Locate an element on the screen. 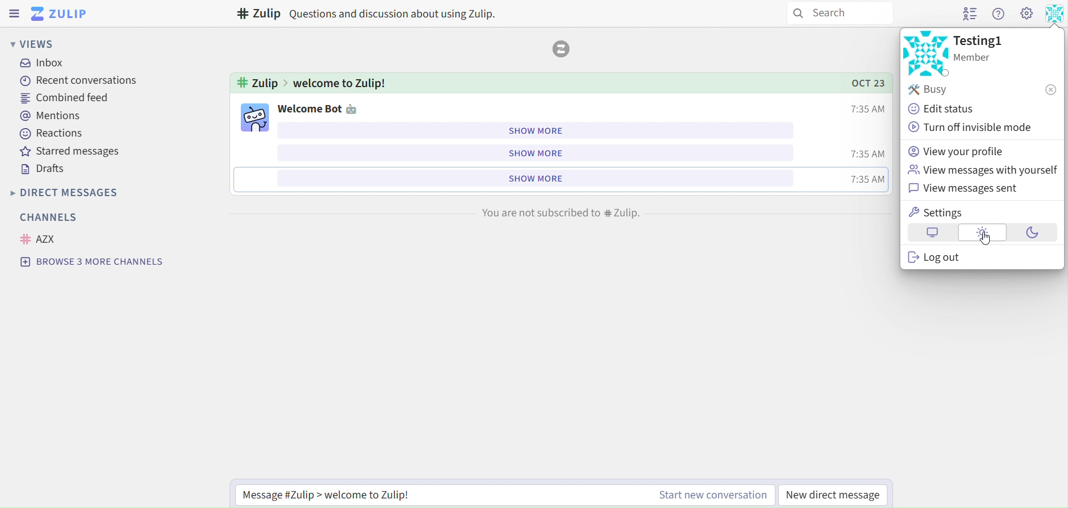  direct messages is located at coordinates (84, 193).